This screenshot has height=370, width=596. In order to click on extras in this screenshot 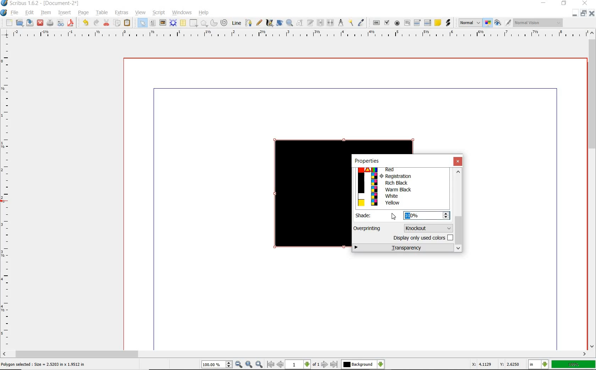, I will do `click(122, 12)`.